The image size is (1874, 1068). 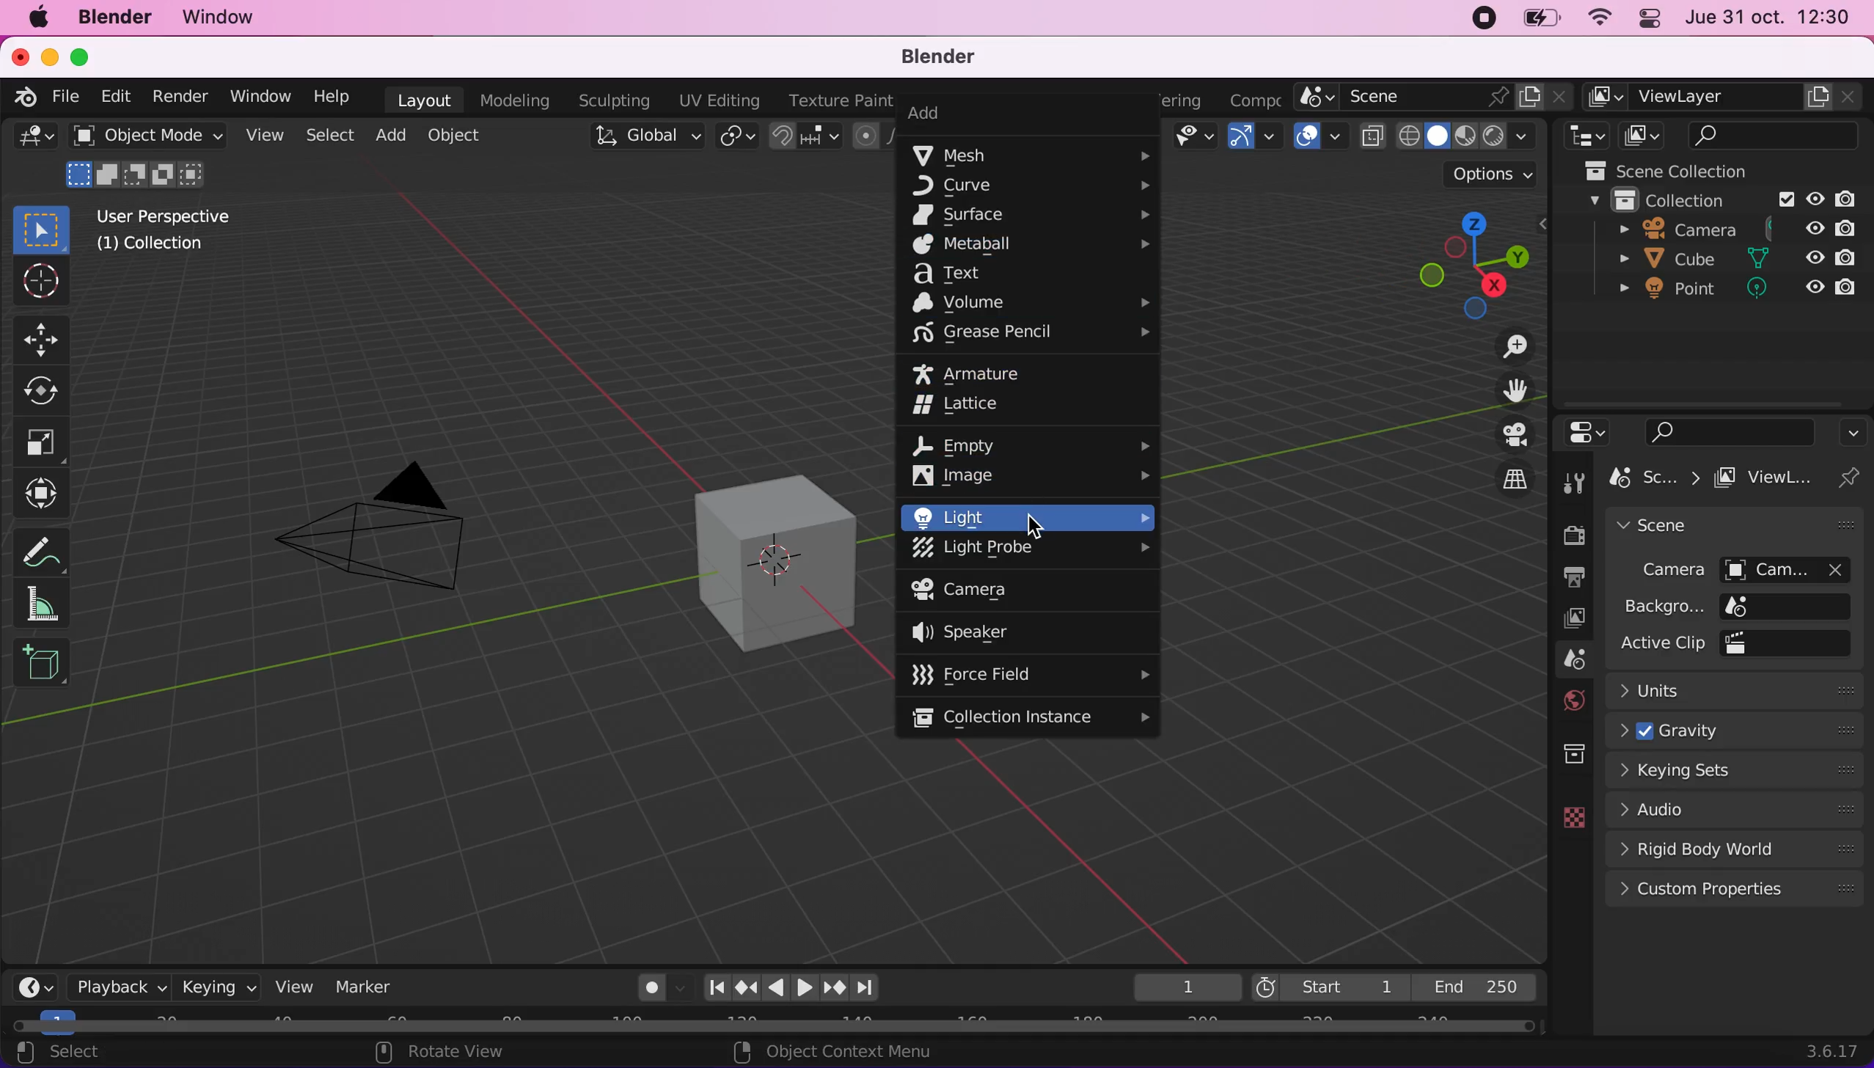 What do you see at coordinates (1501, 479) in the screenshot?
I see `toggle the current view` at bounding box center [1501, 479].